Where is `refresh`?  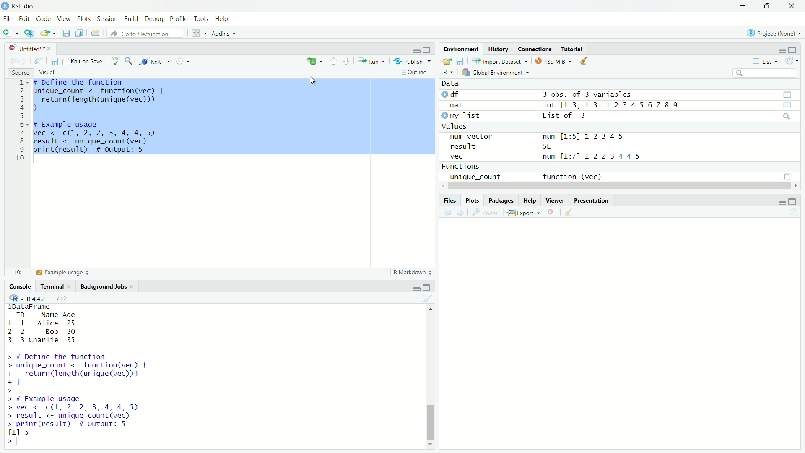 refresh is located at coordinates (792, 62).